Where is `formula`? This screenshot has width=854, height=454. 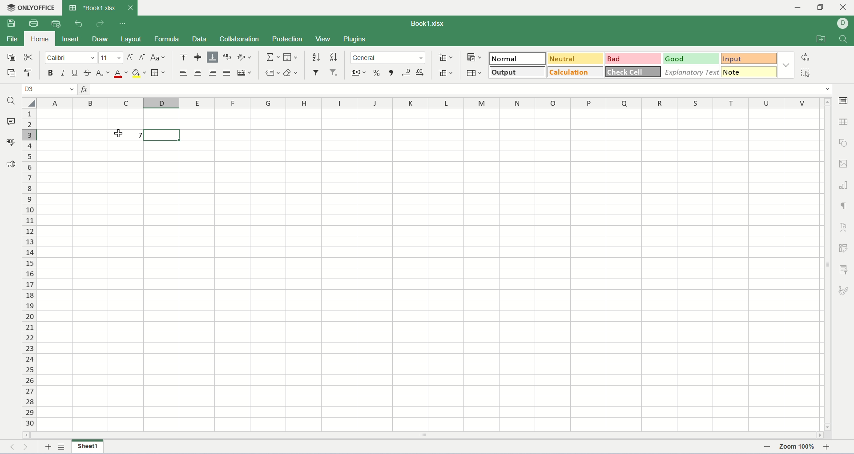
formula is located at coordinates (166, 39).